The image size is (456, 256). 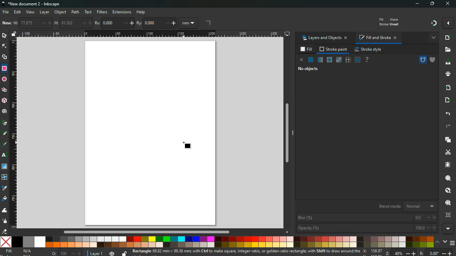 What do you see at coordinates (19, 252) in the screenshot?
I see `fill` at bounding box center [19, 252].